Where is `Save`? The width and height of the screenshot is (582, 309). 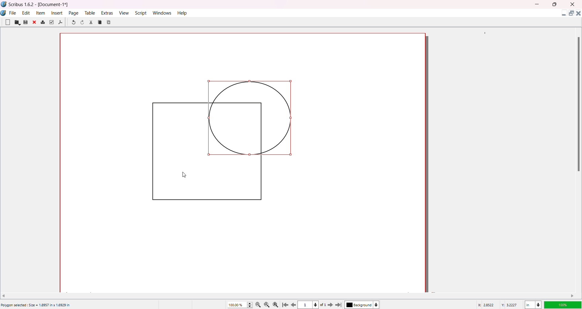
Save is located at coordinates (25, 22).